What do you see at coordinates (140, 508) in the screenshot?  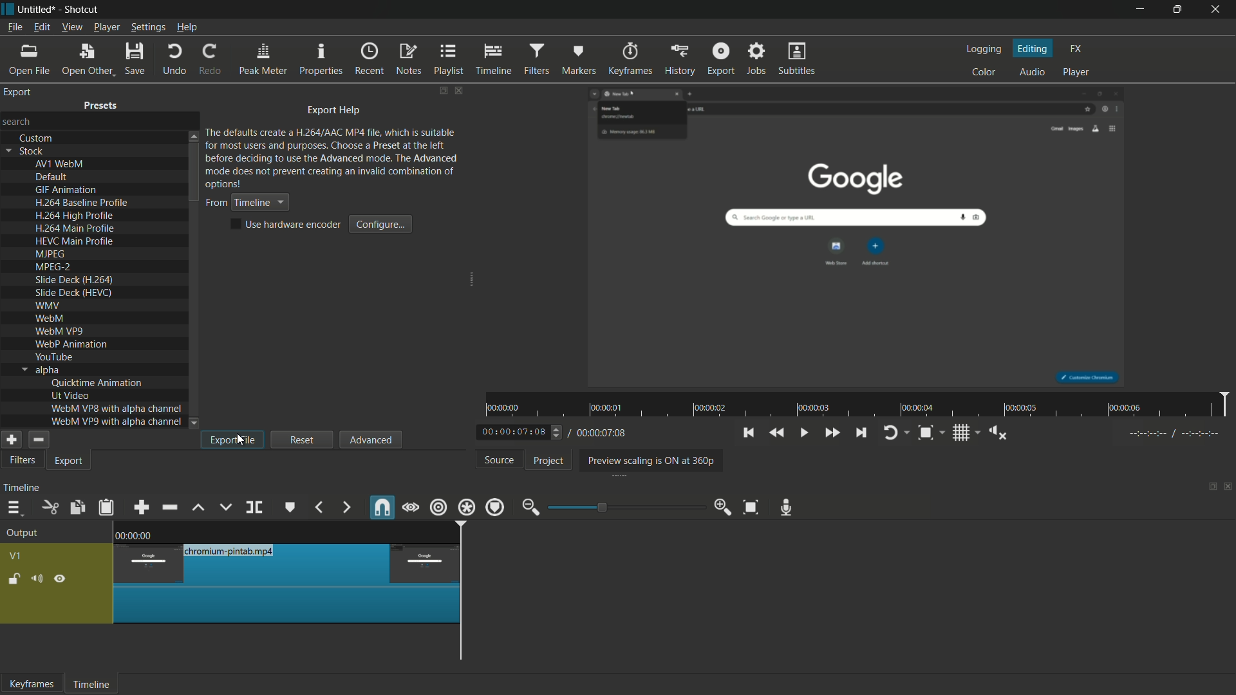 I see `append` at bounding box center [140, 508].